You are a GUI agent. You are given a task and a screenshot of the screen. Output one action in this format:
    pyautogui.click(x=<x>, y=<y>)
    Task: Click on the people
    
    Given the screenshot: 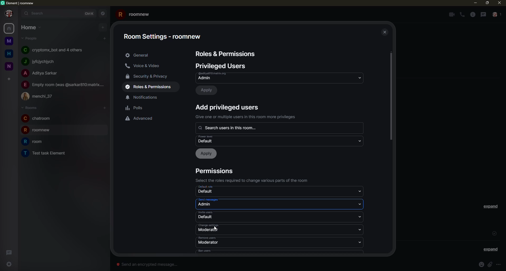 What is the action you would take?
    pyautogui.click(x=41, y=61)
    